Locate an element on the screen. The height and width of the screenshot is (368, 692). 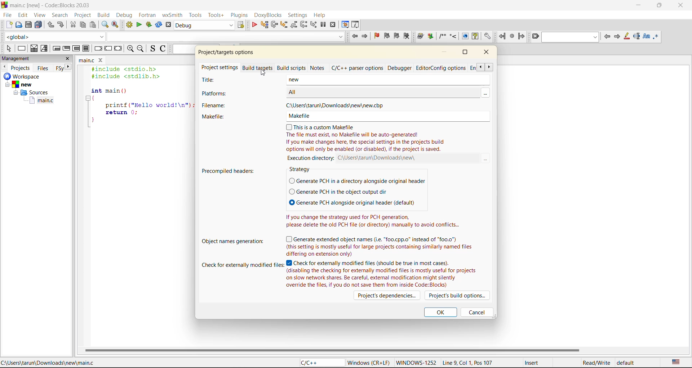
jump back is located at coordinates (354, 37).